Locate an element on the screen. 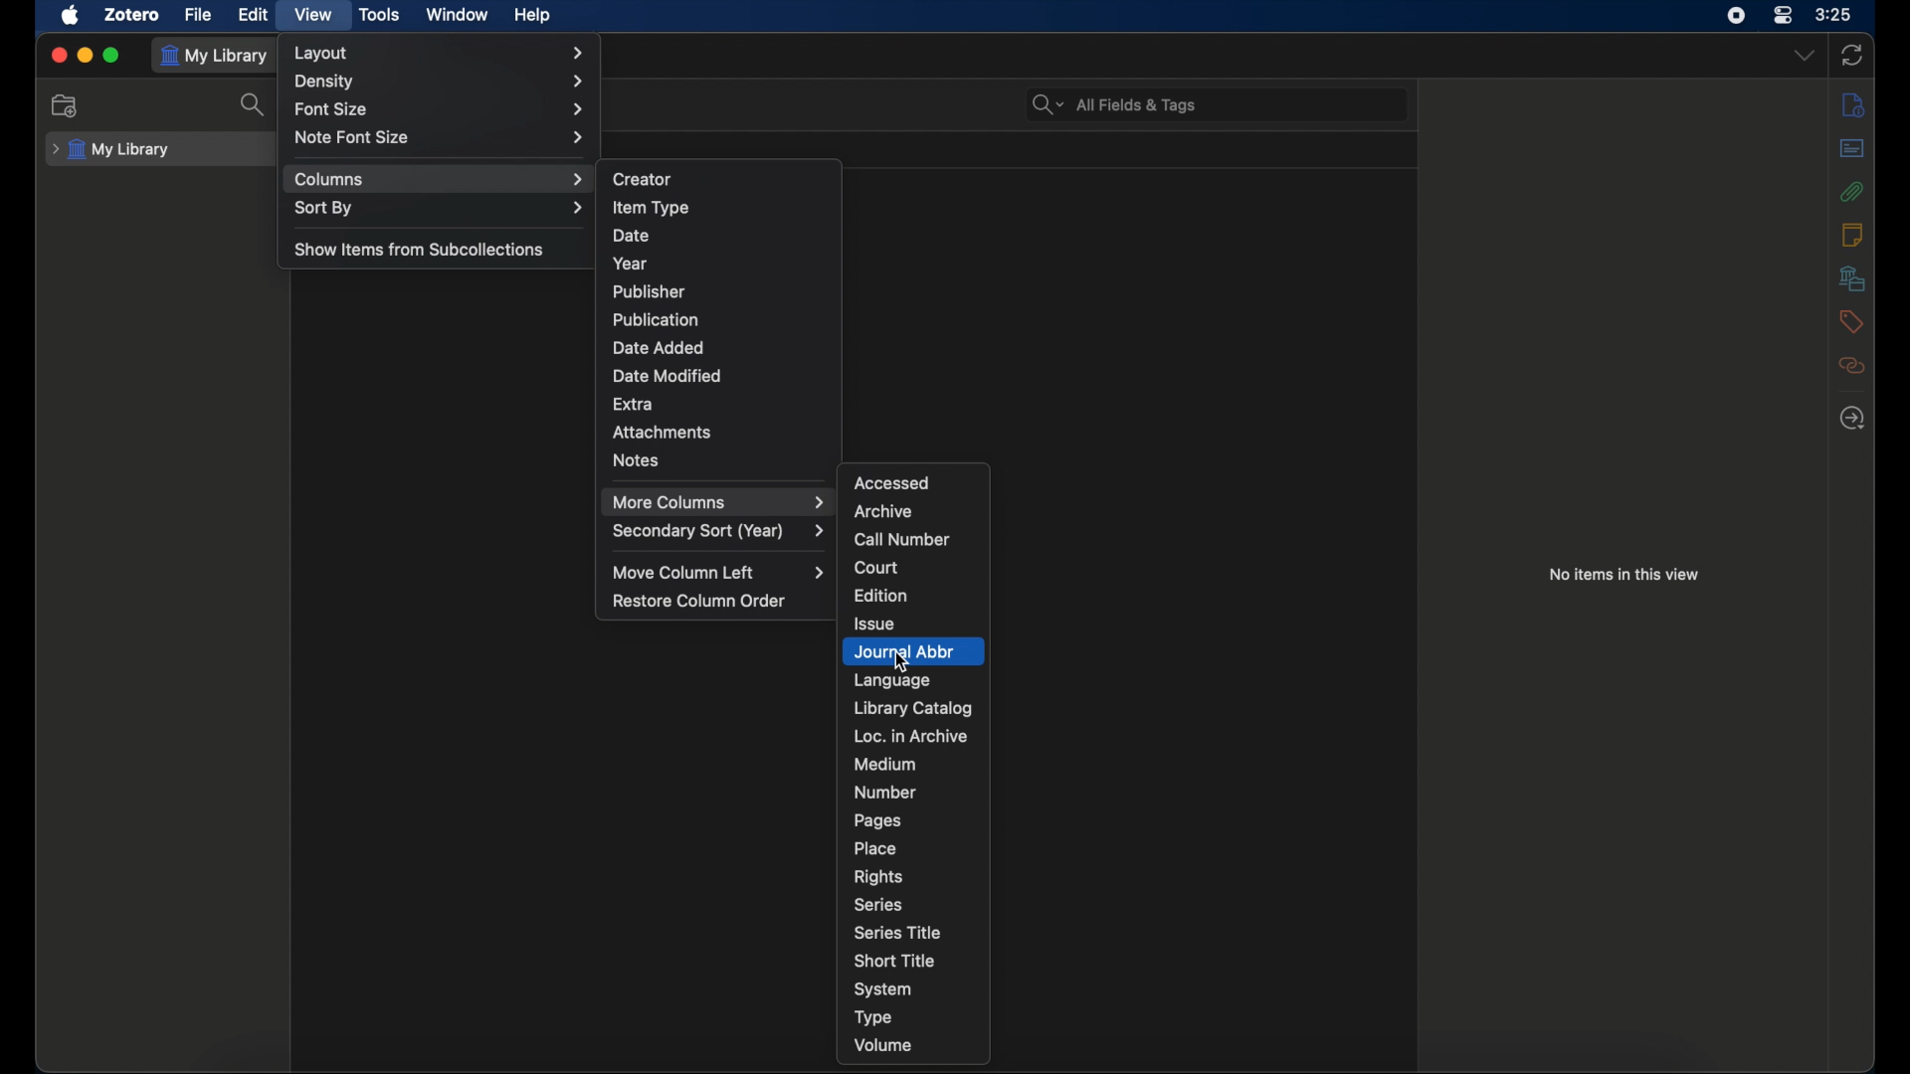 The image size is (1910, 1074). sort by is located at coordinates (442, 209).